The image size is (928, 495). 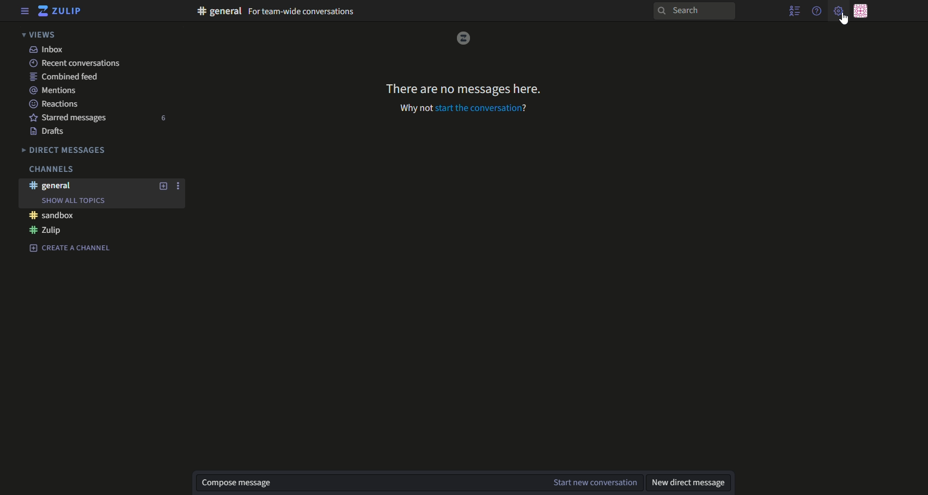 What do you see at coordinates (57, 90) in the screenshot?
I see `mentions` at bounding box center [57, 90].